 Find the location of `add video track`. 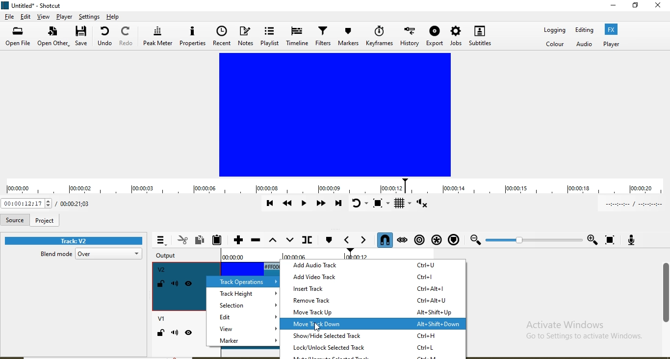

add video track is located at coordinates (373, 276).